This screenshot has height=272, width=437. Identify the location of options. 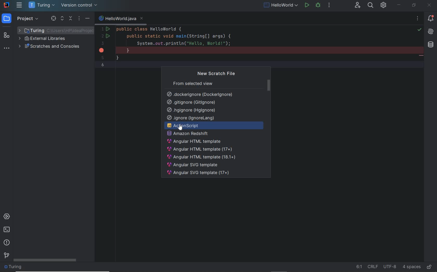
(80, 19).